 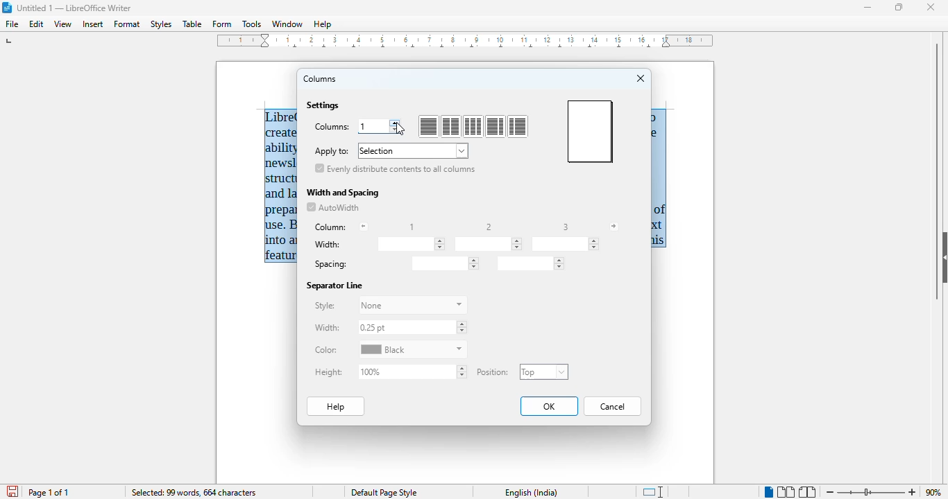 I want to click on table, so click(x=192, y=24).